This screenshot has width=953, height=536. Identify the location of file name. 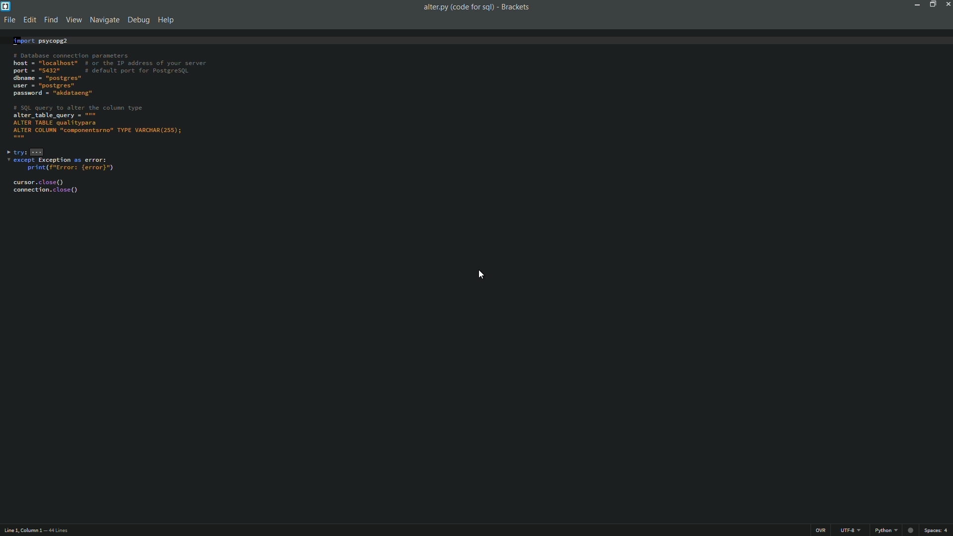
(456, 7).